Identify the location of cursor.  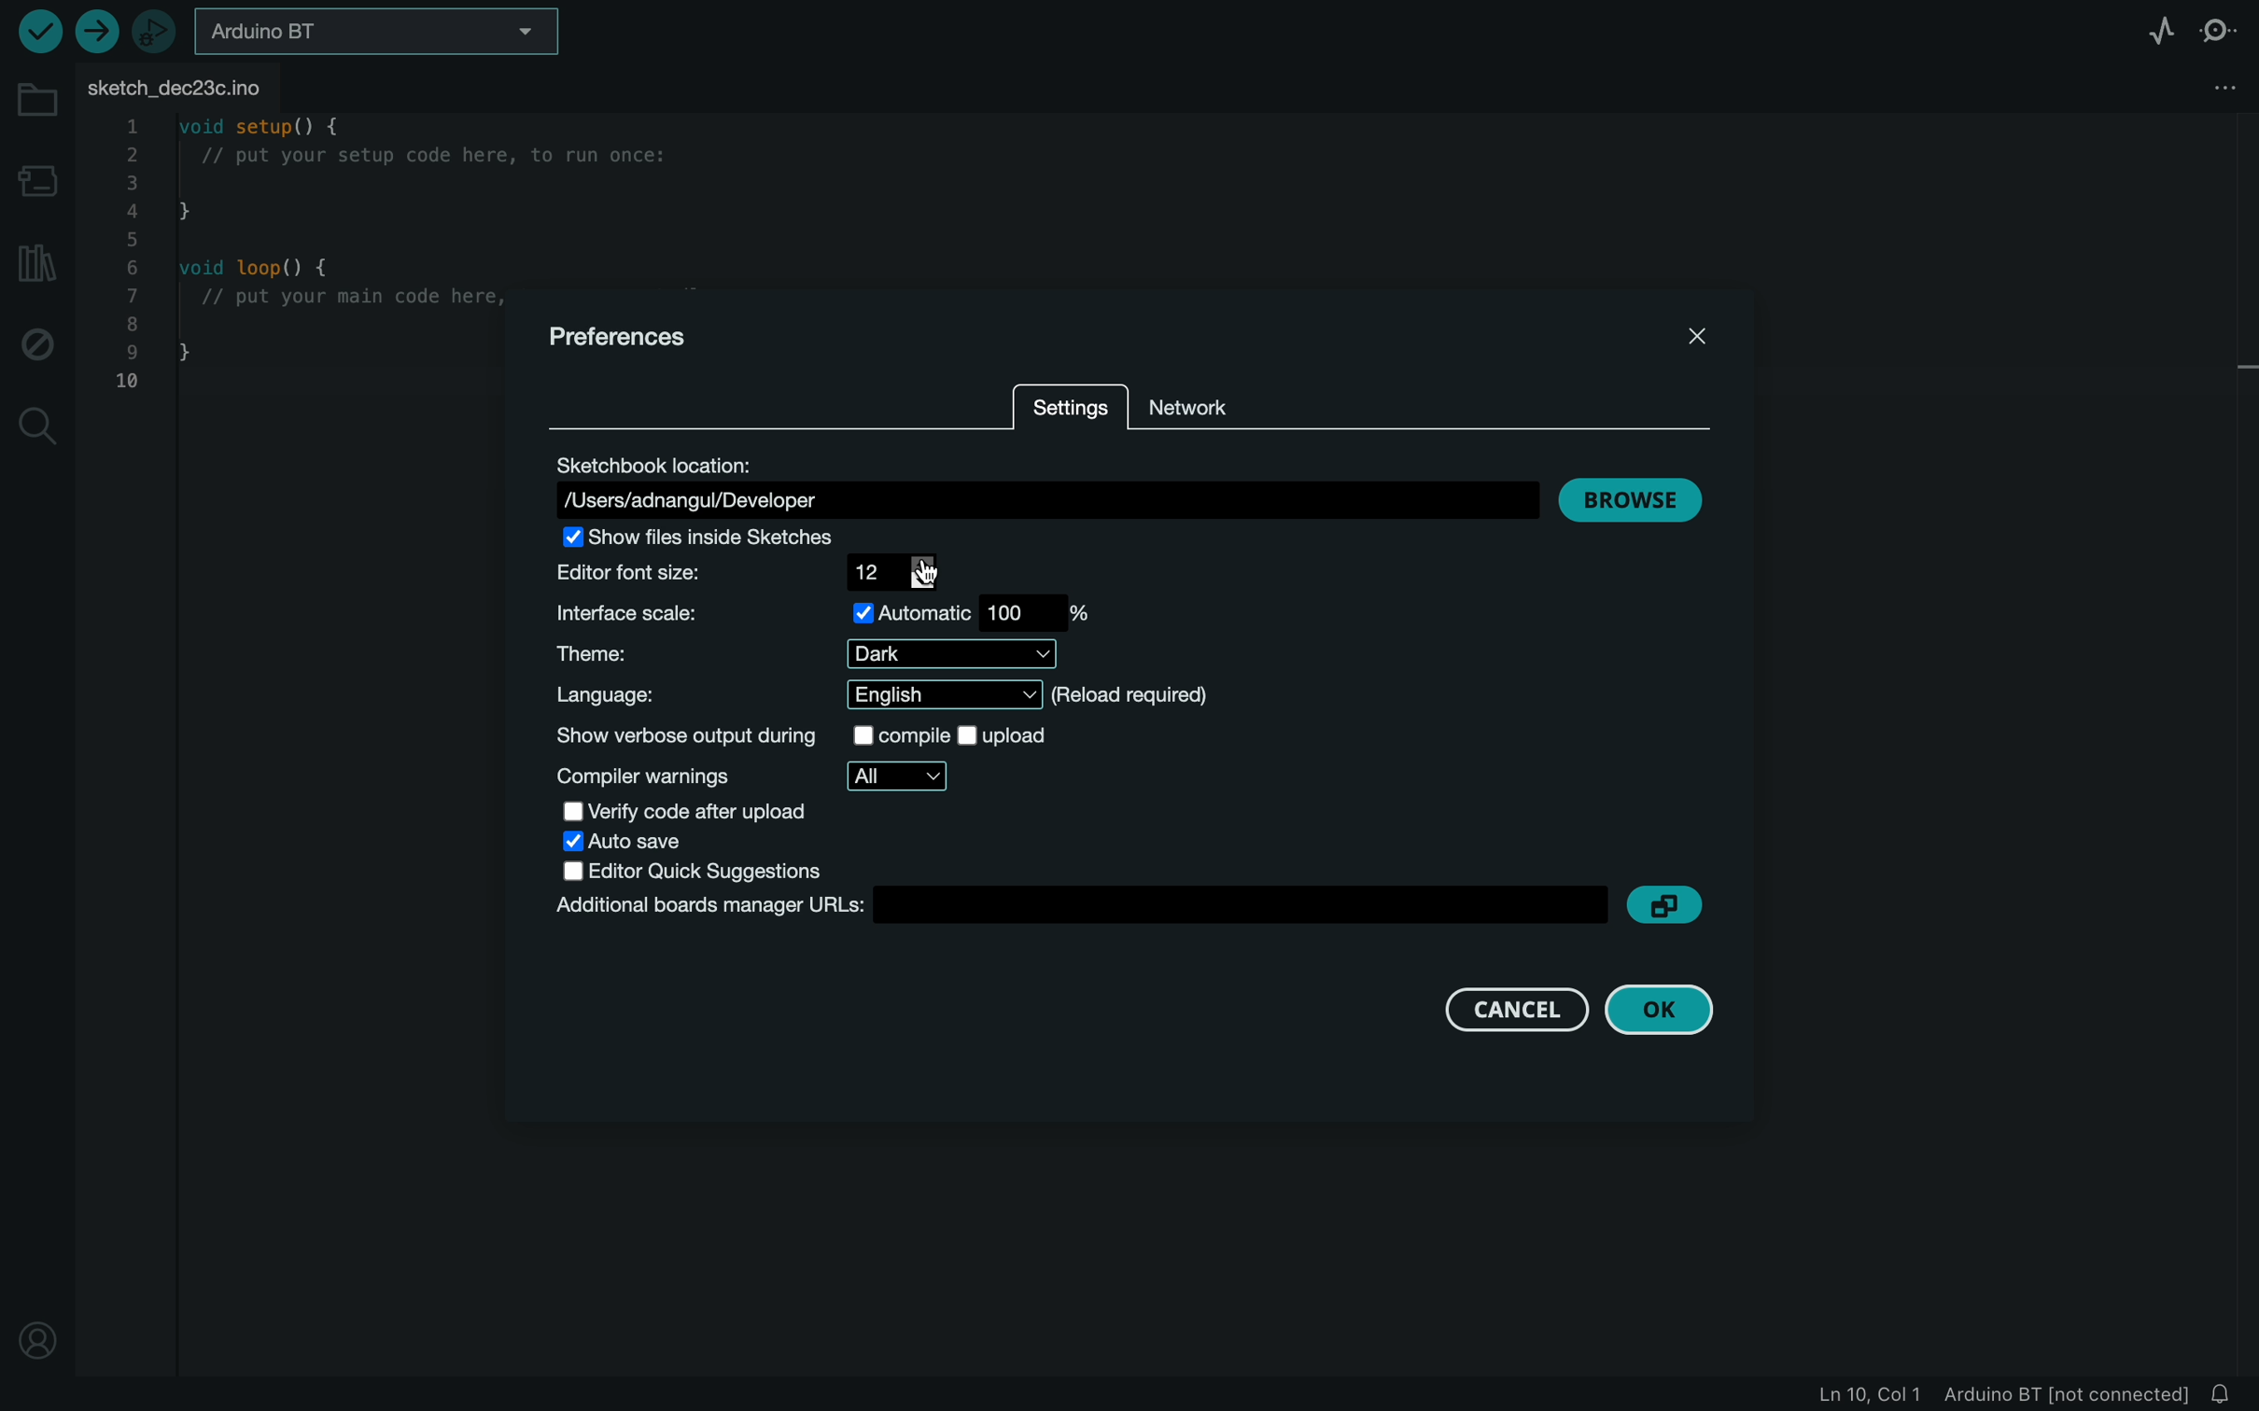
(933, 578).